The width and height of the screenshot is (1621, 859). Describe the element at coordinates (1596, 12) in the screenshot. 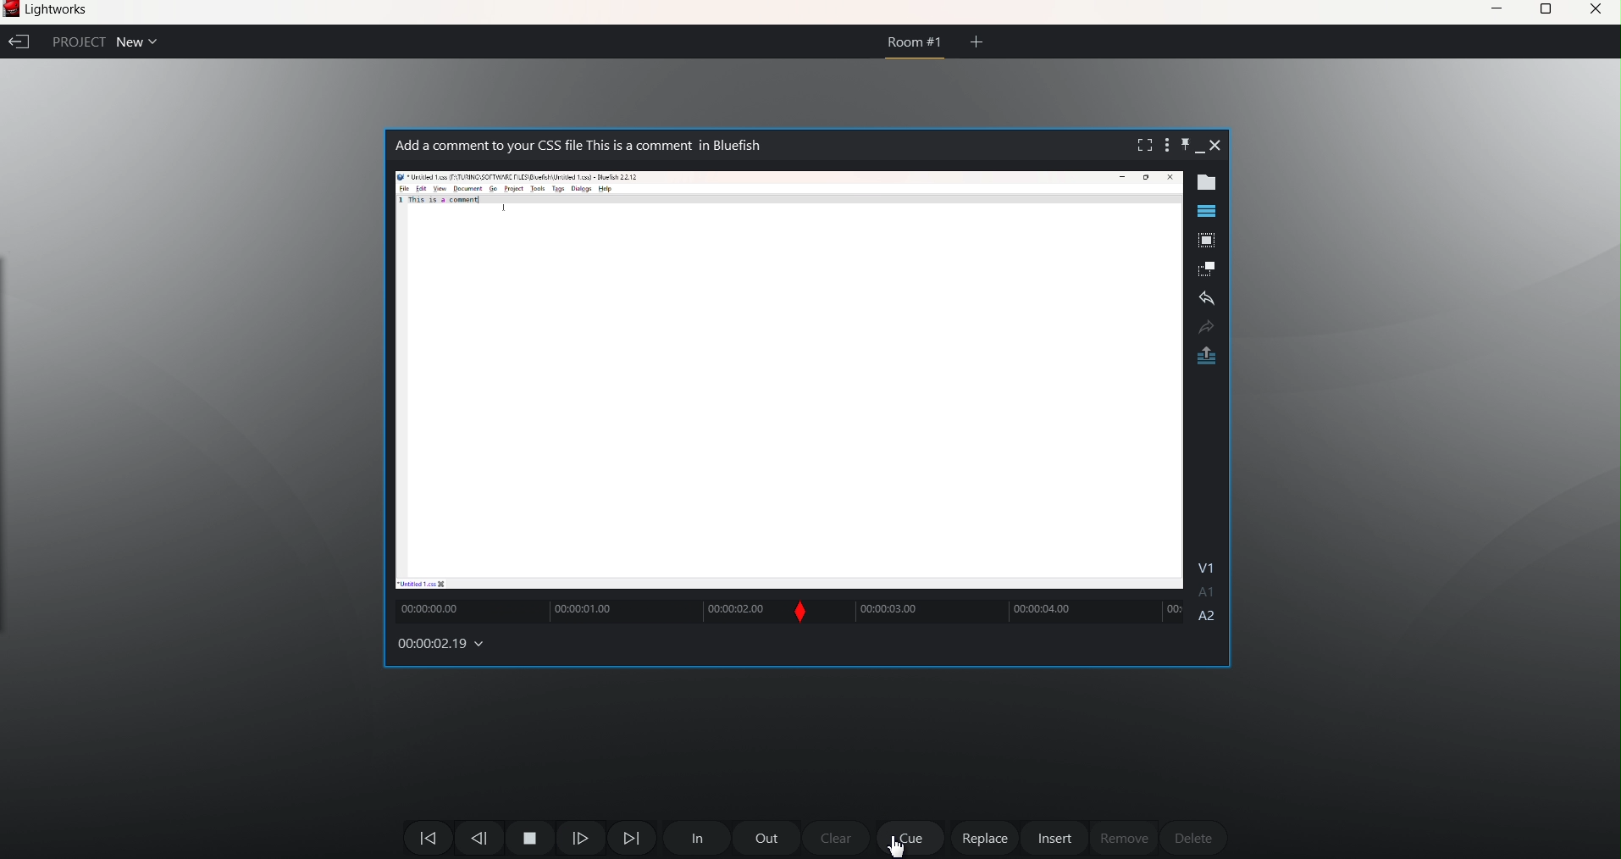

I see `cloe` at that location.